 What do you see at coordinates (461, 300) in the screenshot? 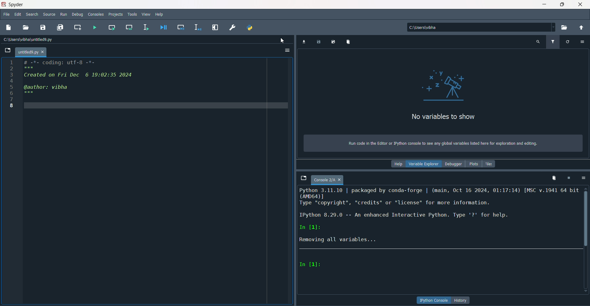
I see `button` at bounding box center [461, 300].